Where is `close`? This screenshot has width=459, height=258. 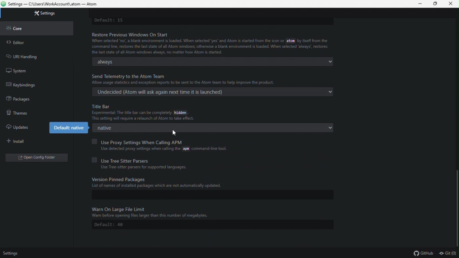 close is located at coordinates (451, 4).